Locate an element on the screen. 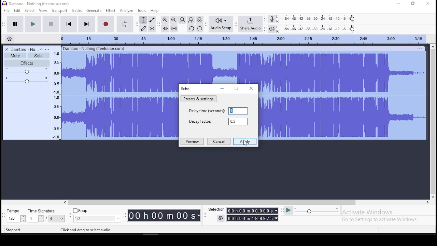  play is located at coordinates (33, 24).